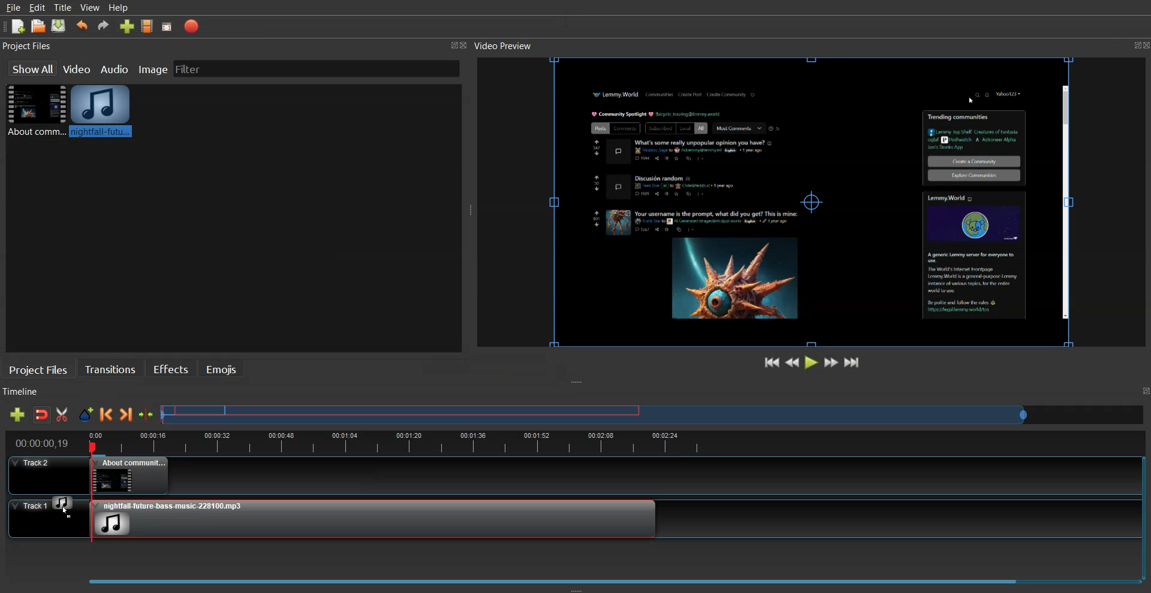 The width and height of the screenshot is (1151, 593). I want to click on Slider, so click(573, 577).